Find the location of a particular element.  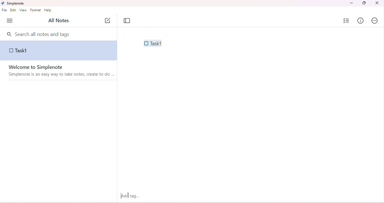

menu is located at coordinates (10, 21).